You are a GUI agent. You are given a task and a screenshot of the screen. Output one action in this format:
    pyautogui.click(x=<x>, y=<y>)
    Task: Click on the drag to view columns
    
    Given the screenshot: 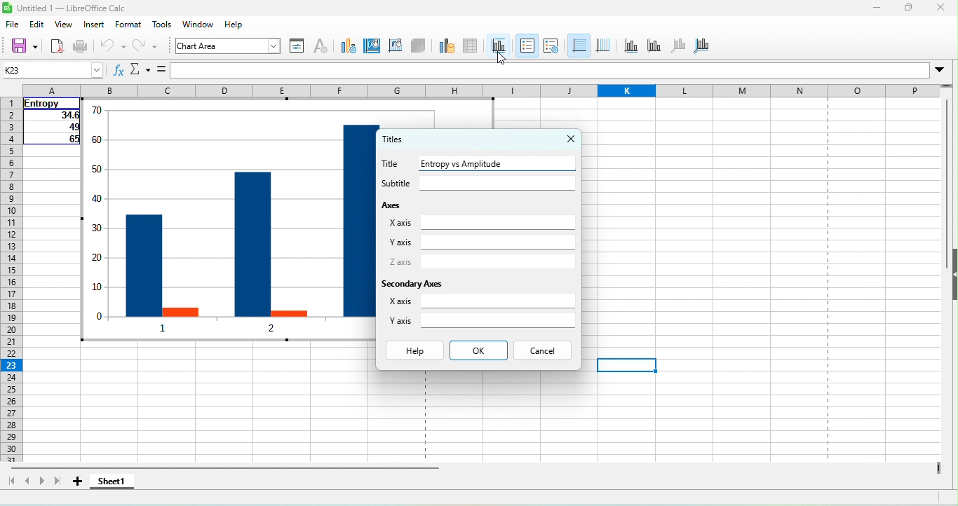 What is the action you would take?
    pyautogui.click(x=936, y=467)
    